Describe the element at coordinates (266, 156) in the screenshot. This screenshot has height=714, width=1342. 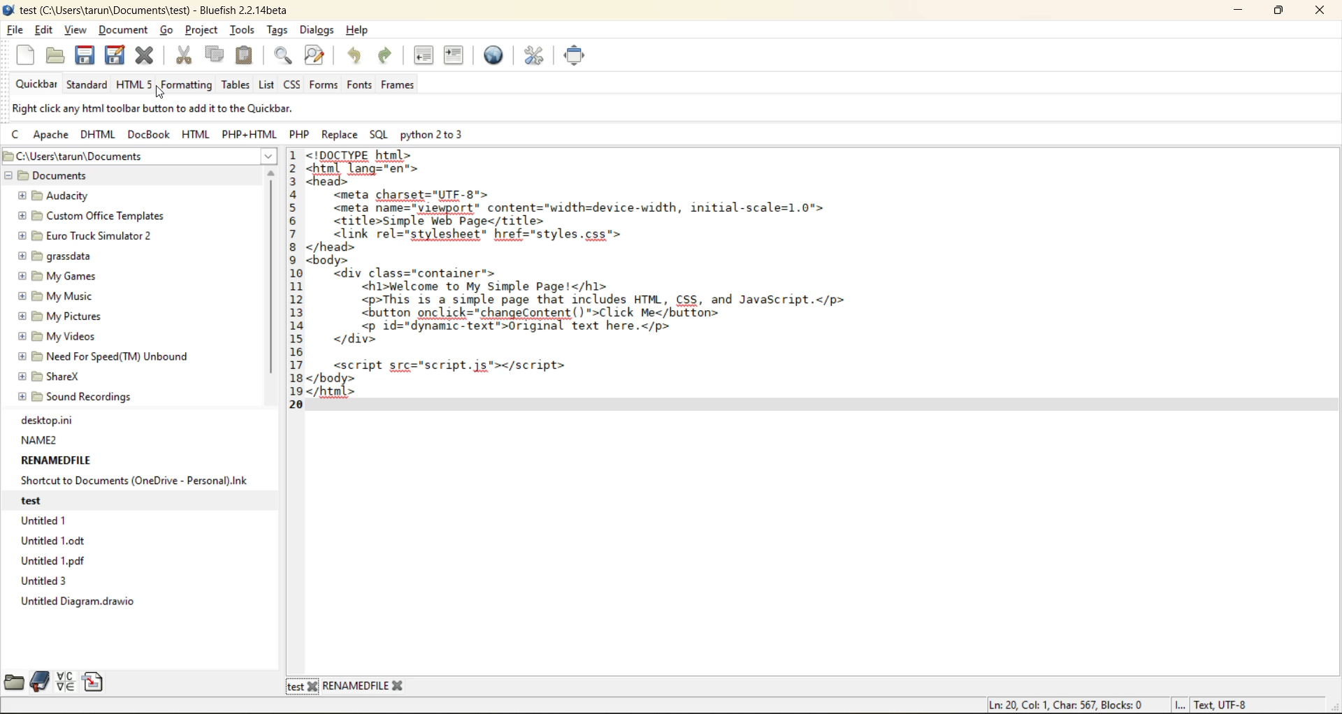
I see `show more` at that location.